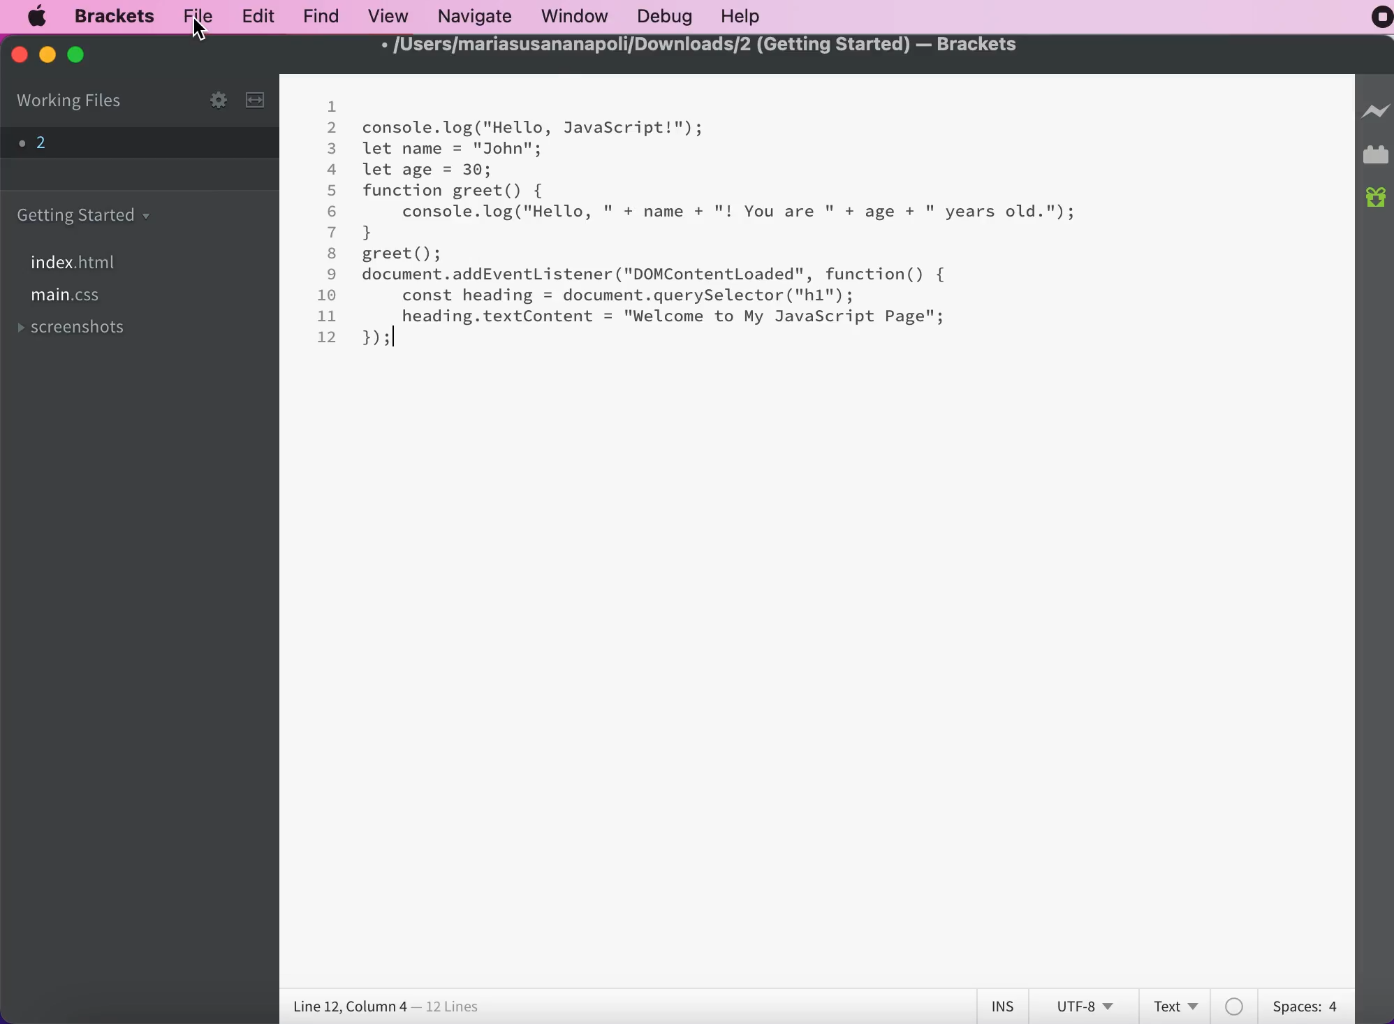 This screenshot has width=1394, height=1024. What do you see at coordinates (332, 232) in the screenshot?
I see `7` at bounding box center [332, 232].